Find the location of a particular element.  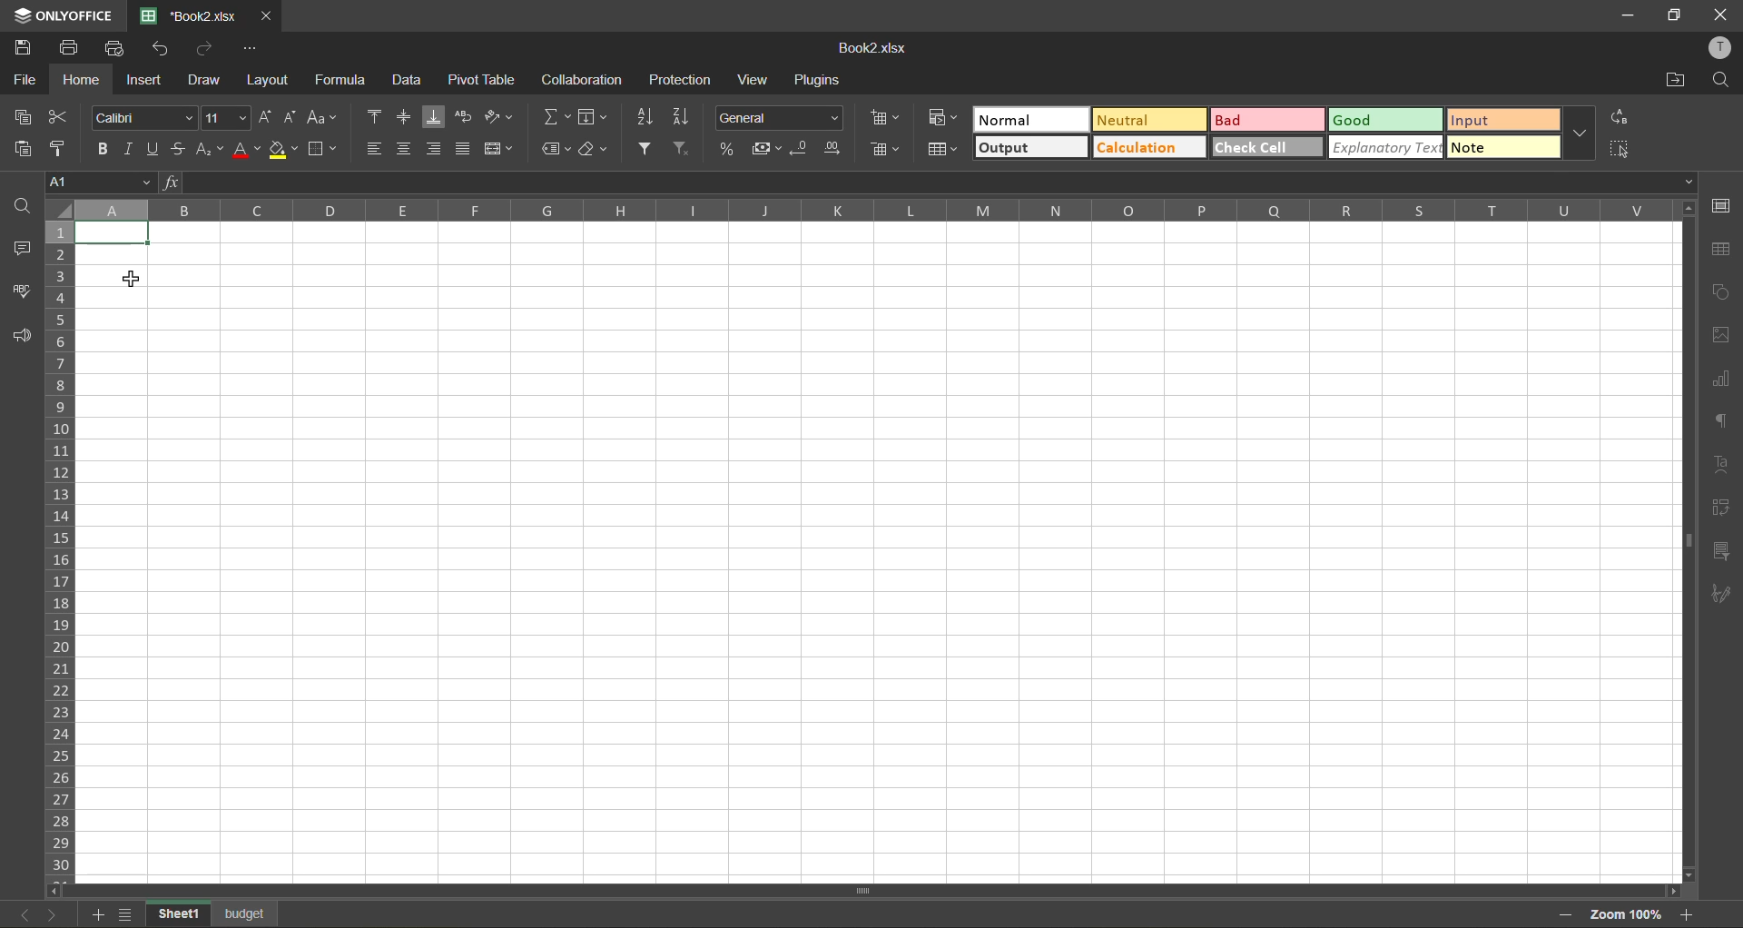

conditional formatting  is located at coordinates (943, 116).